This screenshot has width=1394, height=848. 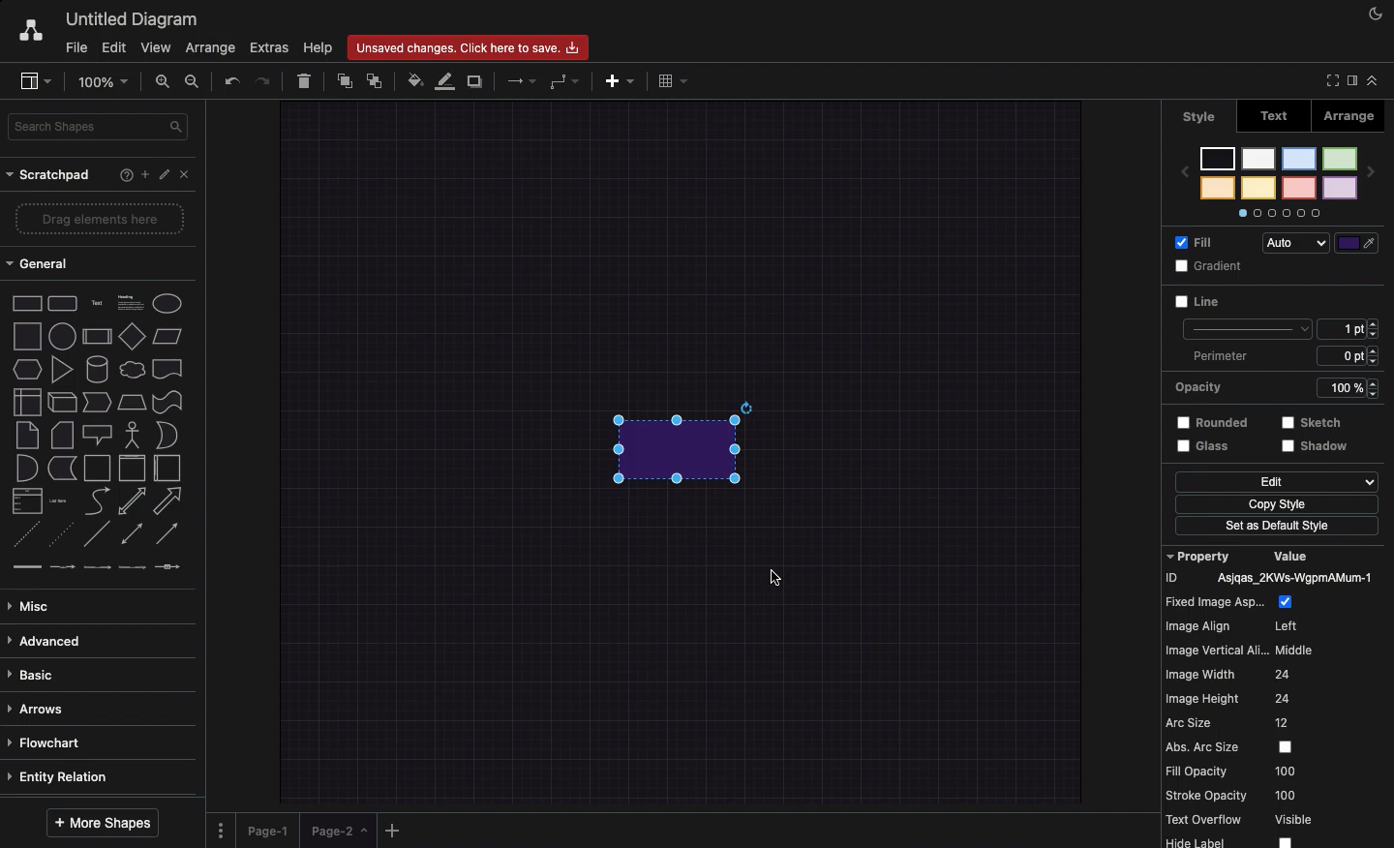 I want to click on Color, so click(x=1358, y=302).